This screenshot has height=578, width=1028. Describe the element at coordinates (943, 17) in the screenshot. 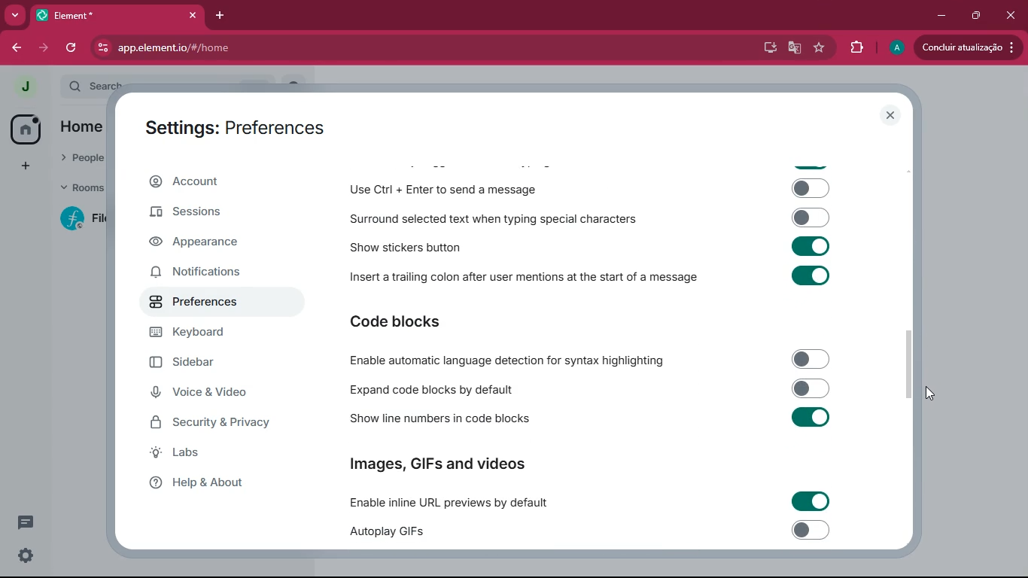

I see `minimize` at that location.